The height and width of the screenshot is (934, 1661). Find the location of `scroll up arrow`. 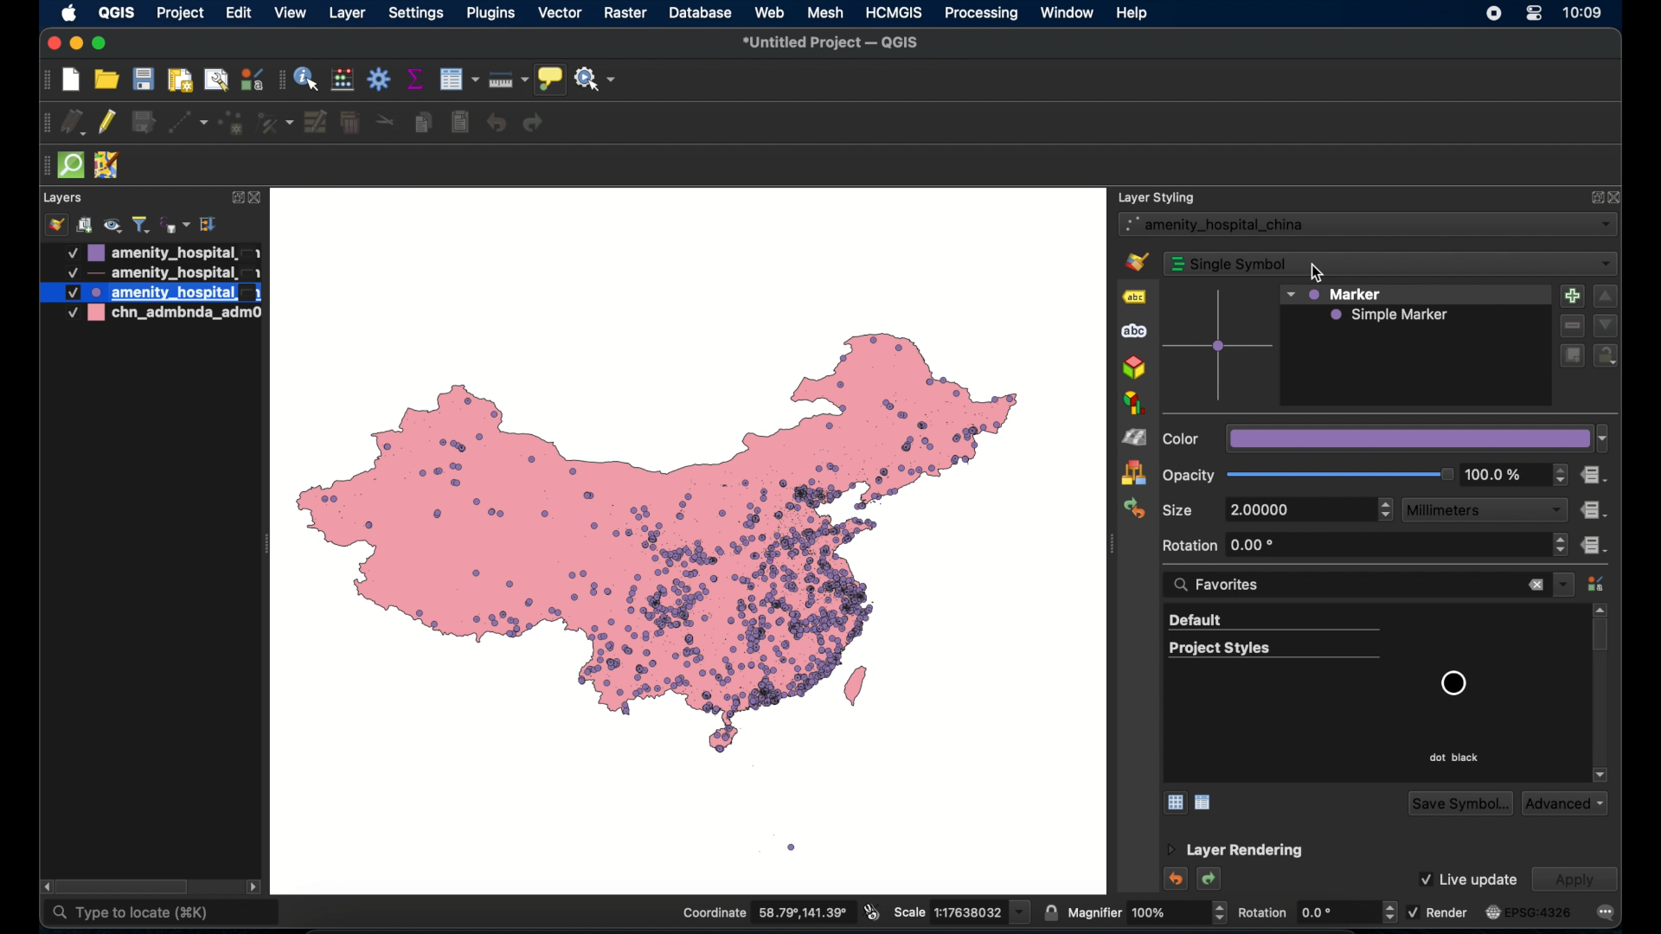

scroll up arrow is located at coordinates (1603, 609).